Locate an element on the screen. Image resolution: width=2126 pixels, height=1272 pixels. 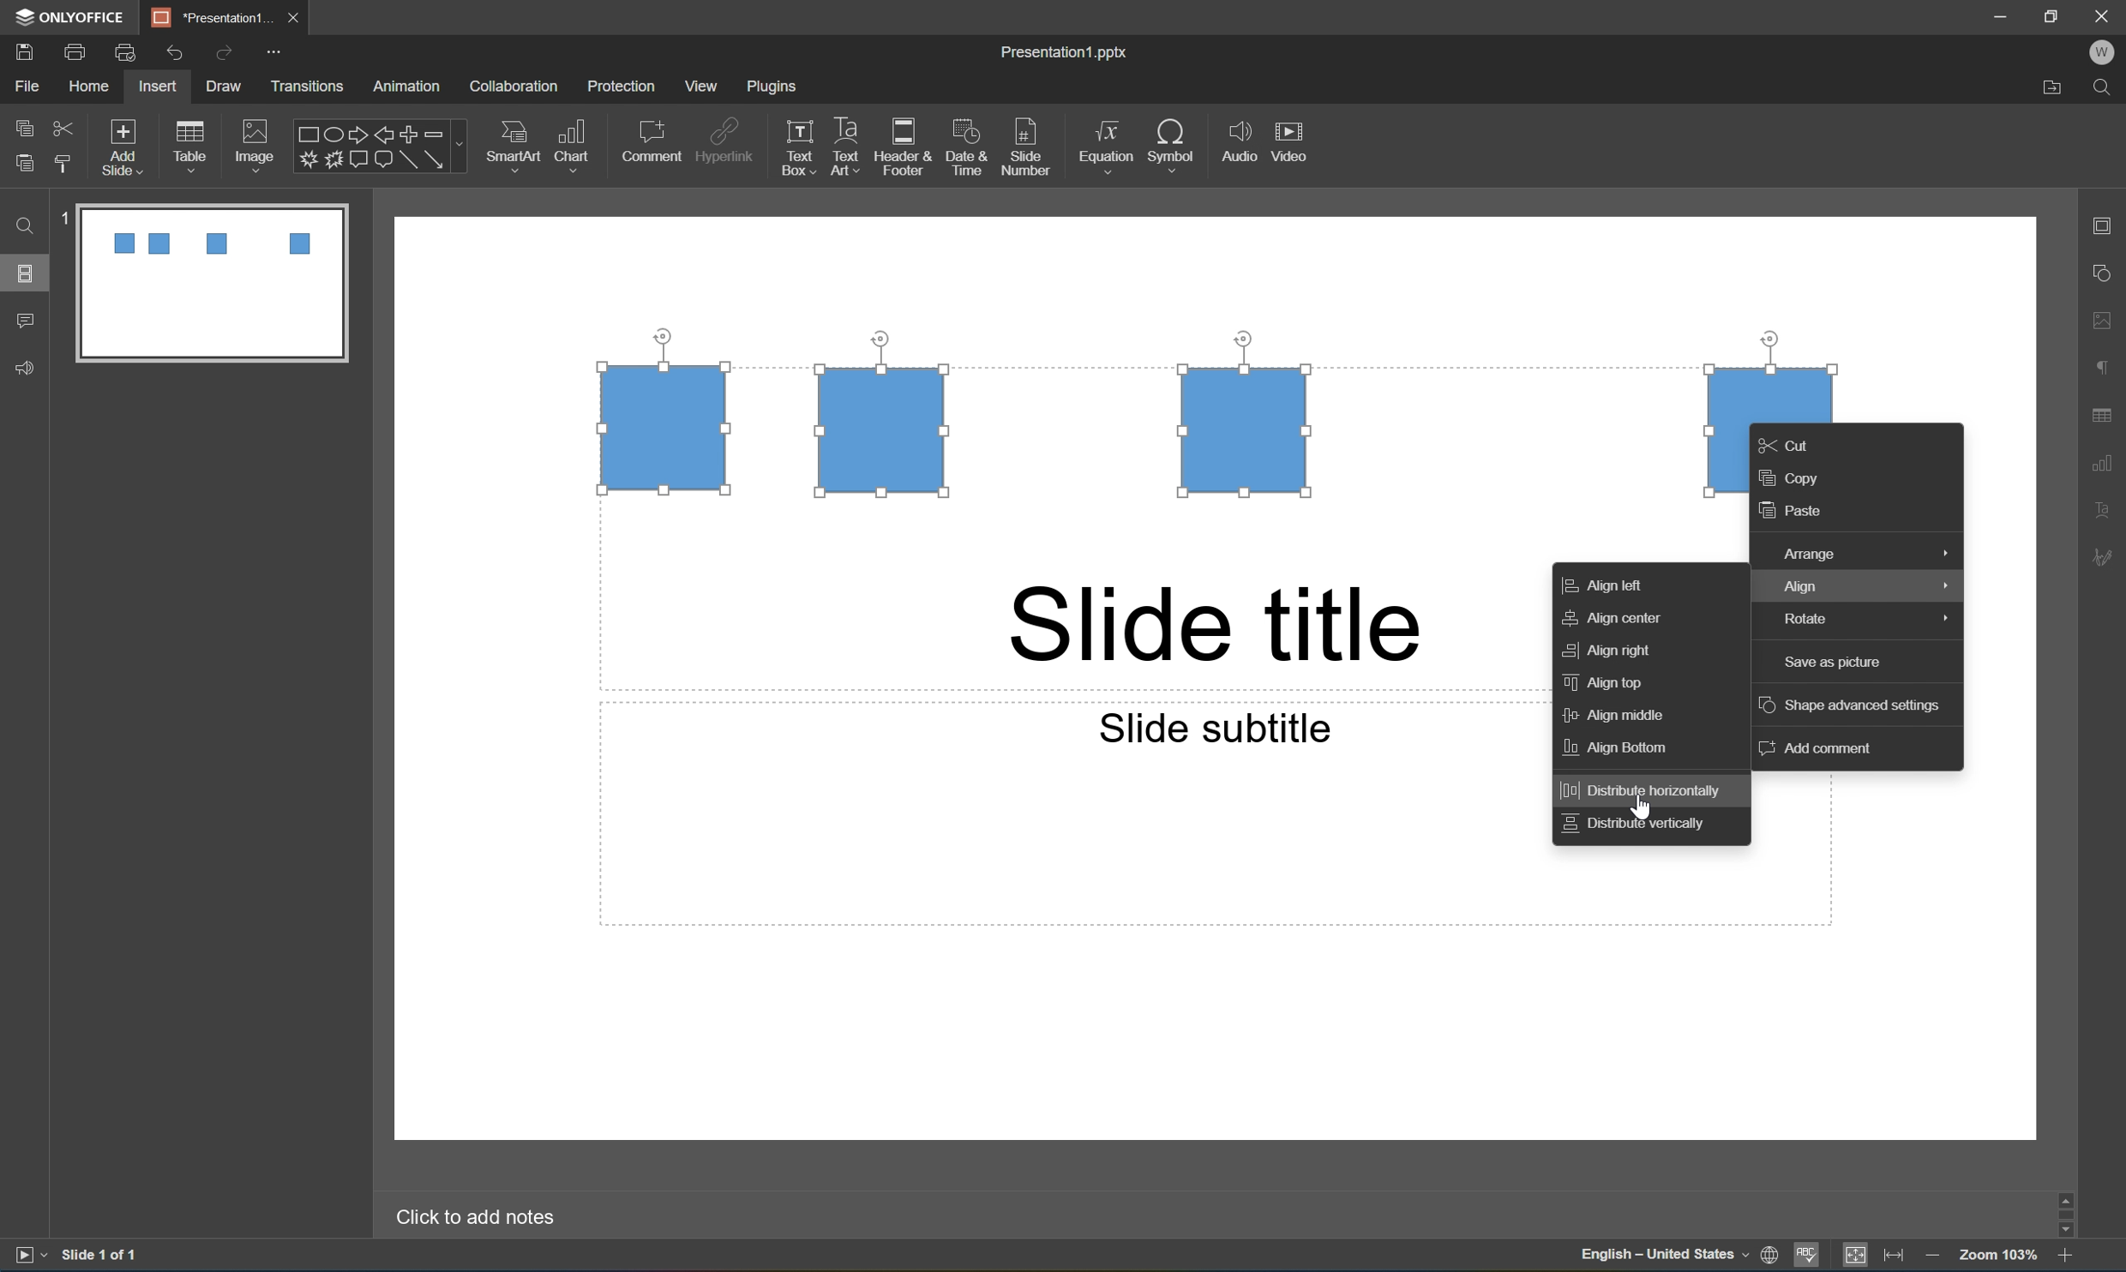
Presentation1.pptx is located at coordinates (1066, 54).